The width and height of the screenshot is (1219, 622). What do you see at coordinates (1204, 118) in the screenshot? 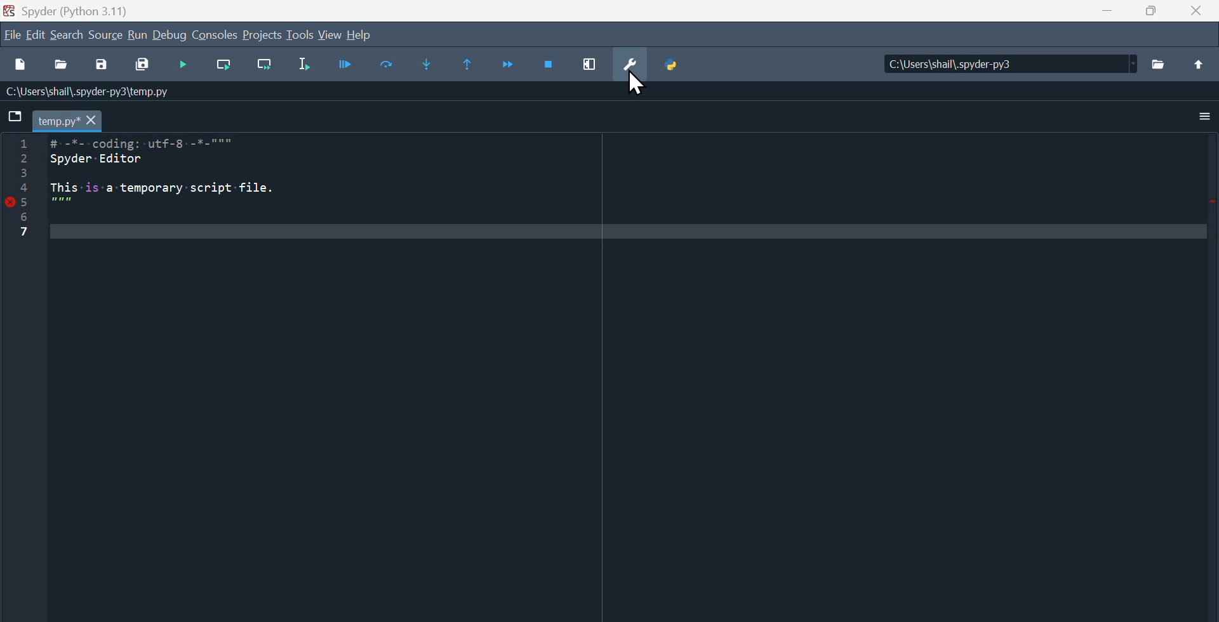
I see `More options` at bounding box center [1204, 118].